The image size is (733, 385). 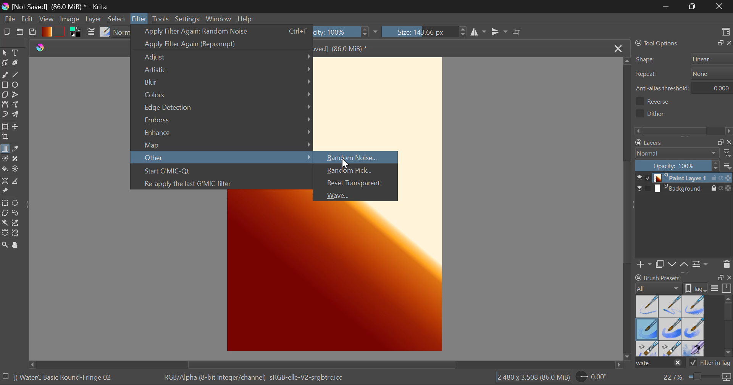 What do you see at coordinates (478, 33) in the screenshot?
I see `Vertical Mirror Flip` at bounding box center [478, 33].